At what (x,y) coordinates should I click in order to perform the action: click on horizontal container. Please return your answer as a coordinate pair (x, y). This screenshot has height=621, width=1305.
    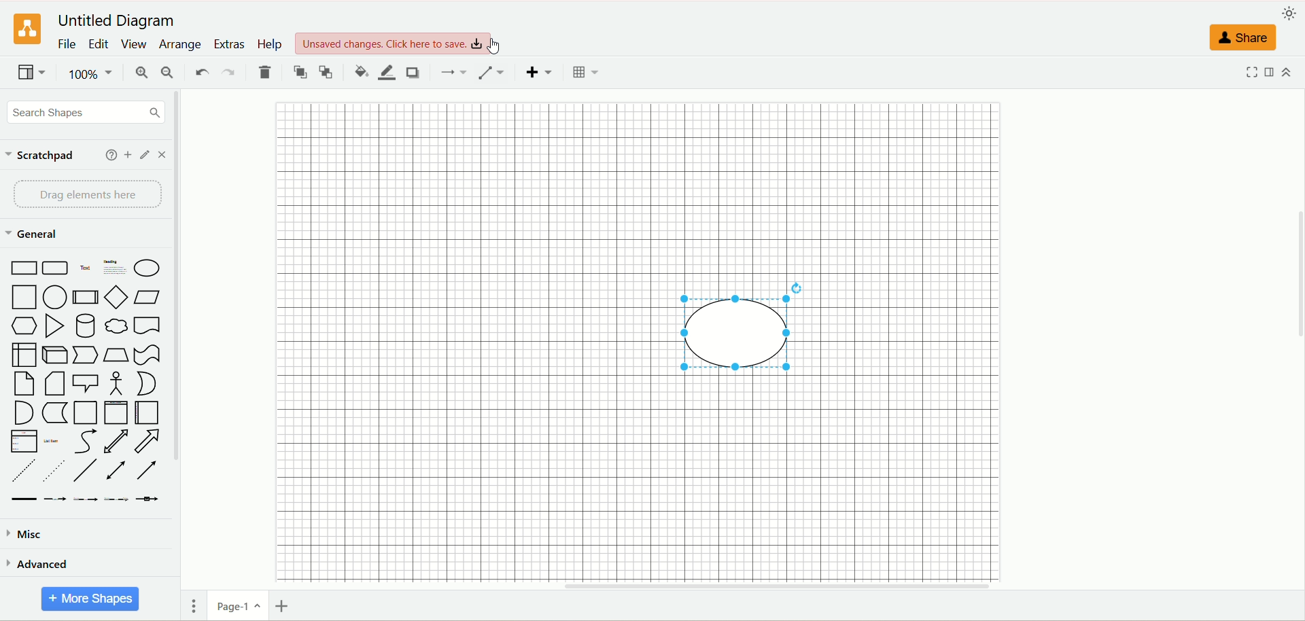
    Looking at the image, I should click on (150, 412).